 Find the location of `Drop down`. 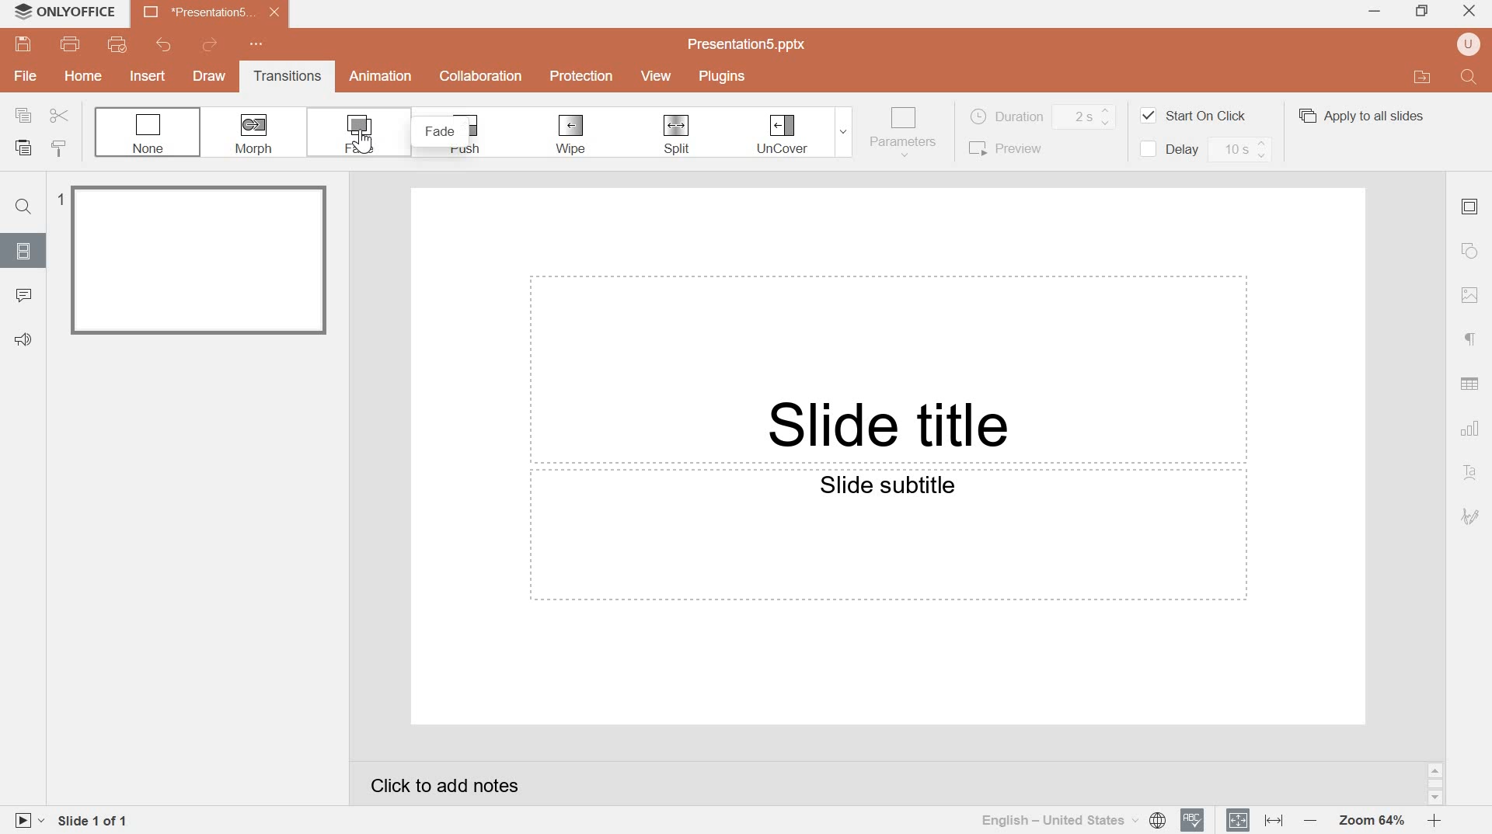

Drop down is located at coordinates (844, 133).